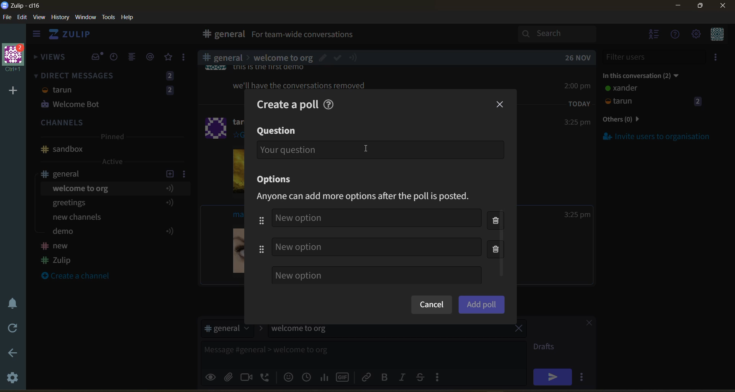 This screenshot has height=392, width=735. What do you see at coordinates (277, 130) in the screenshot?
I see `question` at bounding box center [277, 130].